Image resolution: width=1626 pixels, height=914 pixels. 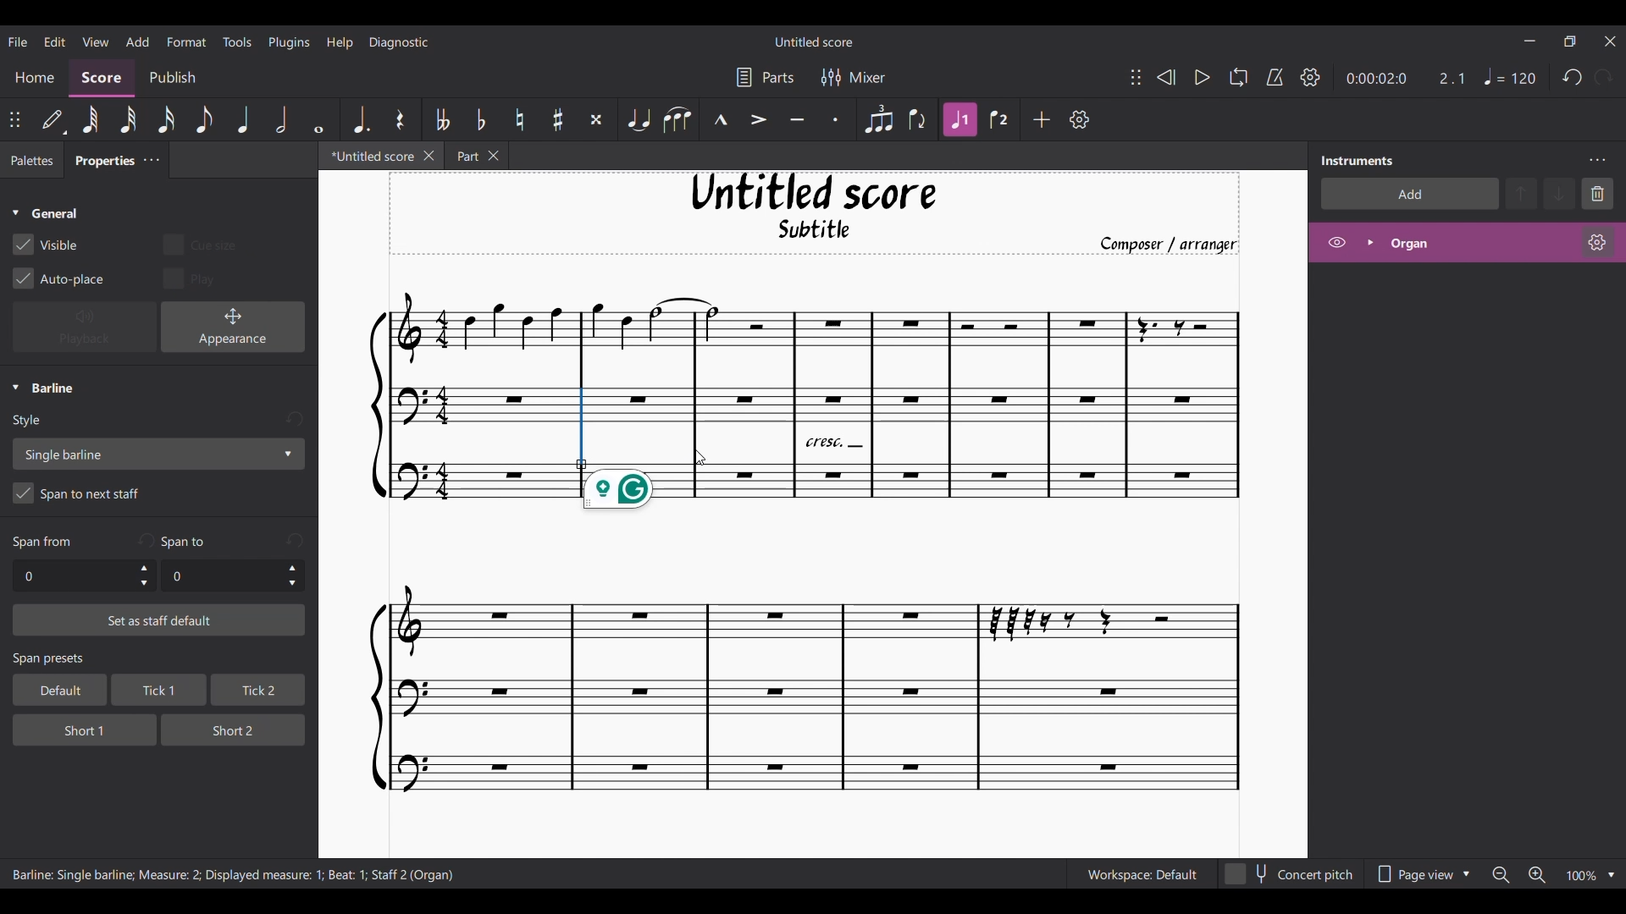 What do you see at coordinates (1529, 41) in the screenshot?
I see `Minimize` at bounding box center [1529, 41].